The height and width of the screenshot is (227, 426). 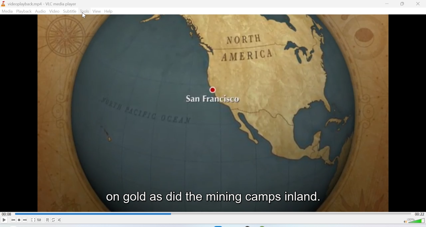 What do you see at coordinates (7, 214) in the screenshot?
I see `00:08` at bounding box center [7, 214].